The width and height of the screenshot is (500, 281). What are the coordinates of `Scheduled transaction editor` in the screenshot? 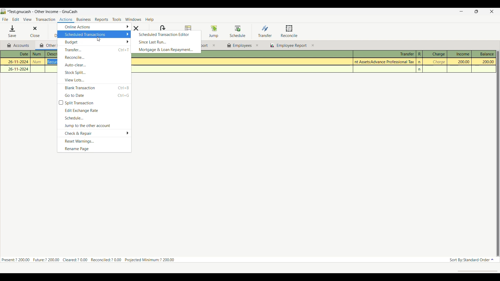 It's located at (167, 35).